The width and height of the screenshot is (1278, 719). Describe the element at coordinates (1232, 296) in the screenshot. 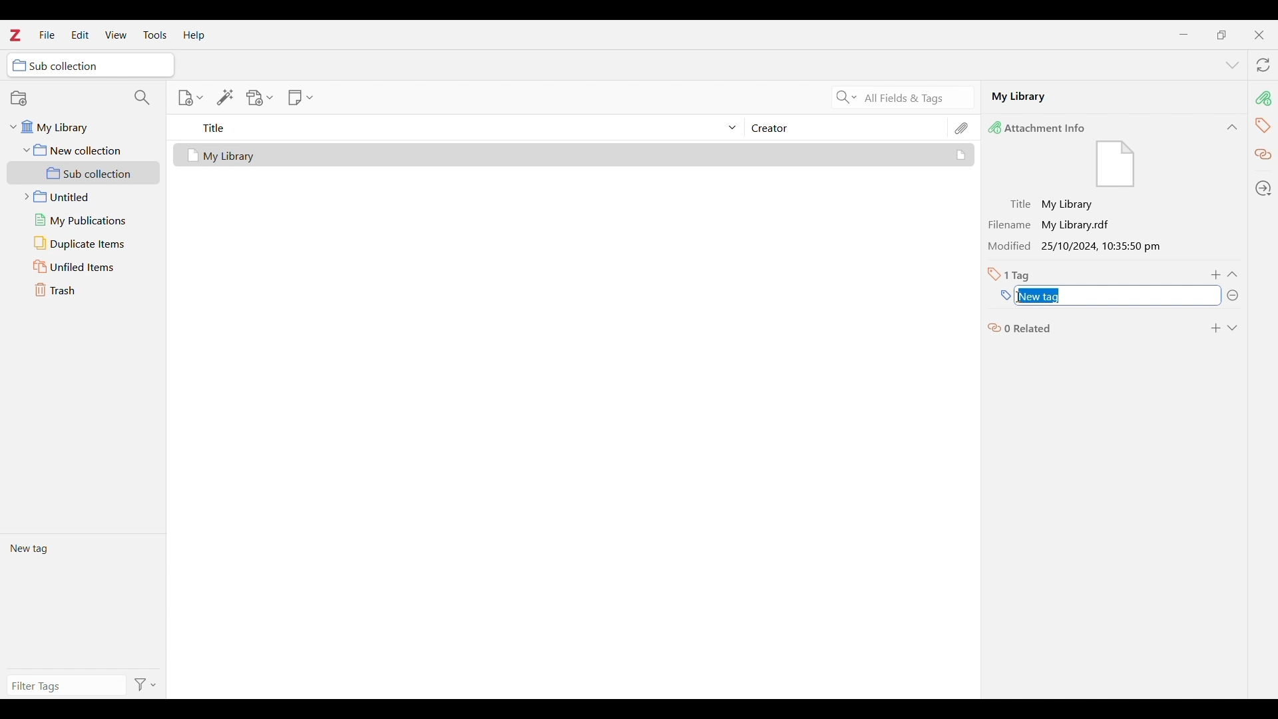

I see `Remove` at that location.